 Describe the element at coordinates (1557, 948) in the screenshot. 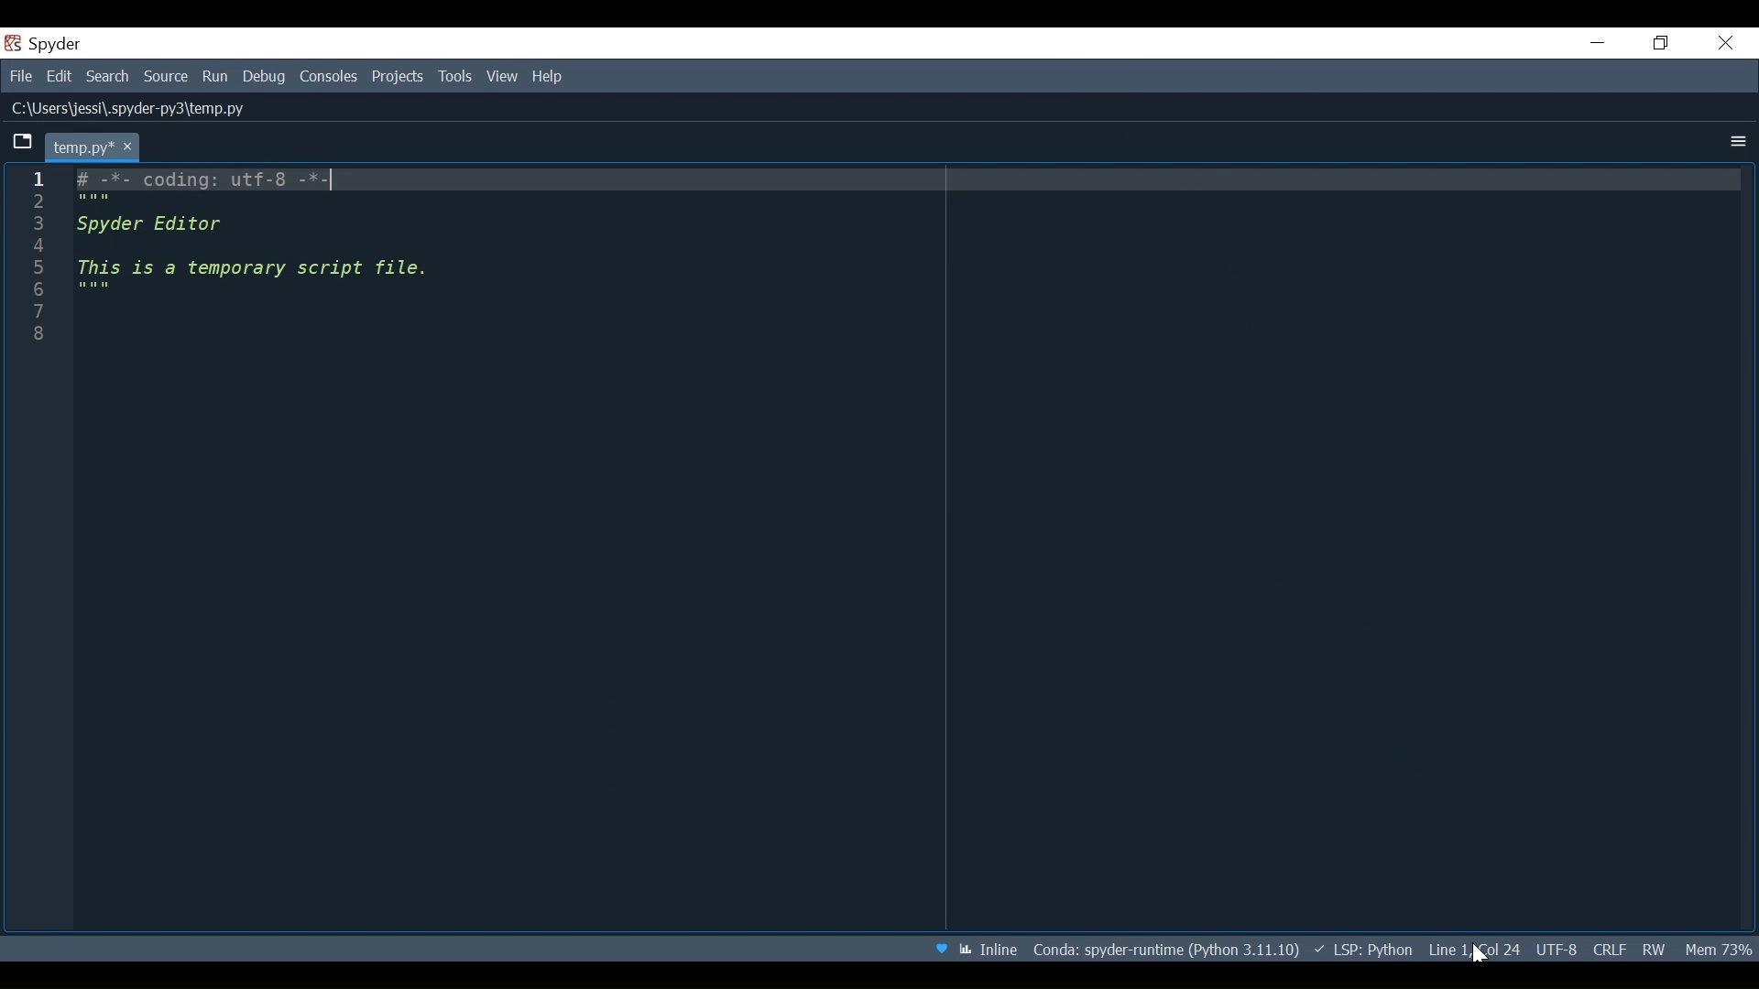

I see `File Encoding` at that location.